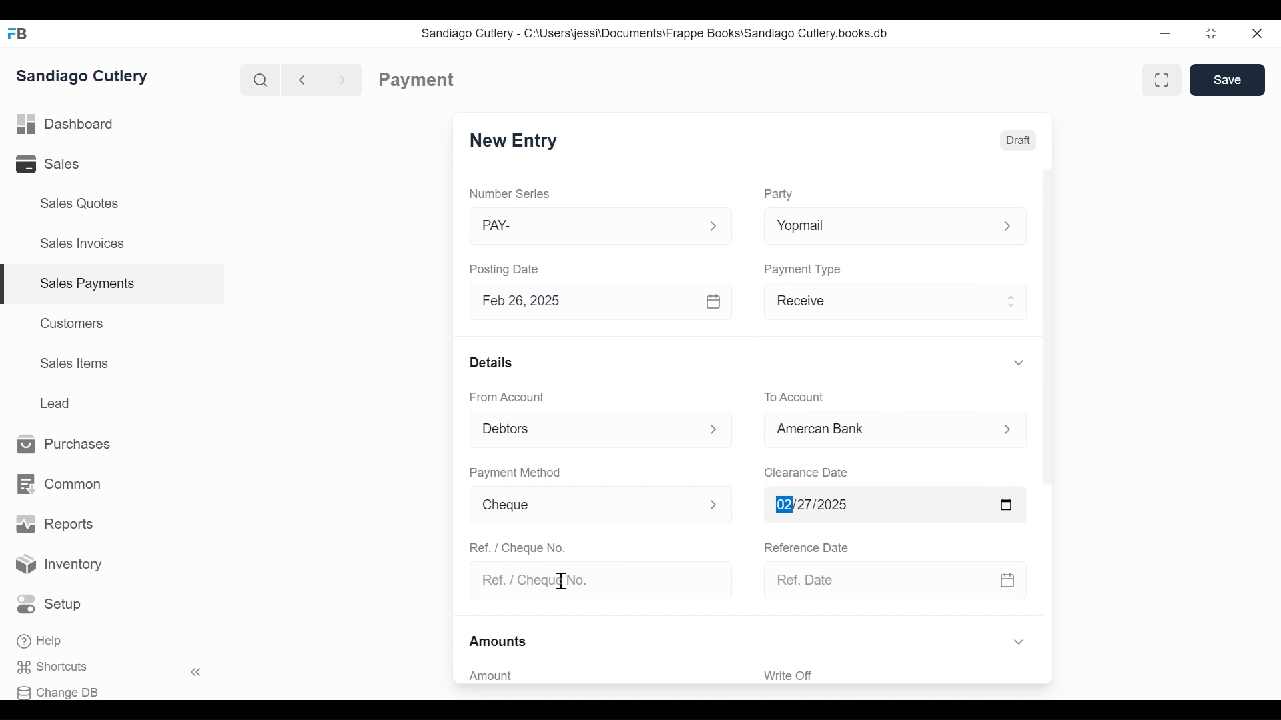 Image resolution: width=1281 pixels, height=720 pixels. I want to click on Payment Type, so click(803, 269).